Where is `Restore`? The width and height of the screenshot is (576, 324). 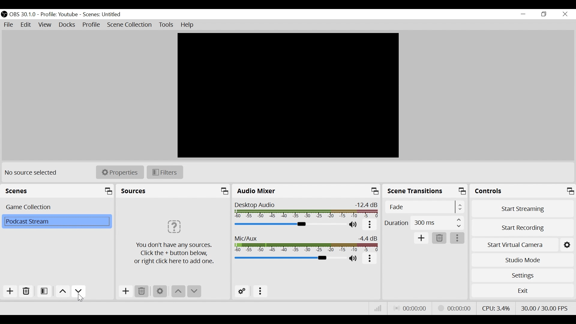 Restore is located at coordinates (543, 14).